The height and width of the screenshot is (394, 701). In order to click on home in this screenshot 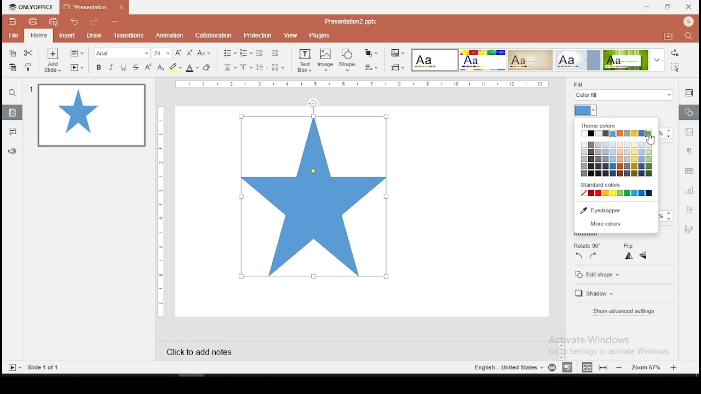, I will do `click(39, 36)`.